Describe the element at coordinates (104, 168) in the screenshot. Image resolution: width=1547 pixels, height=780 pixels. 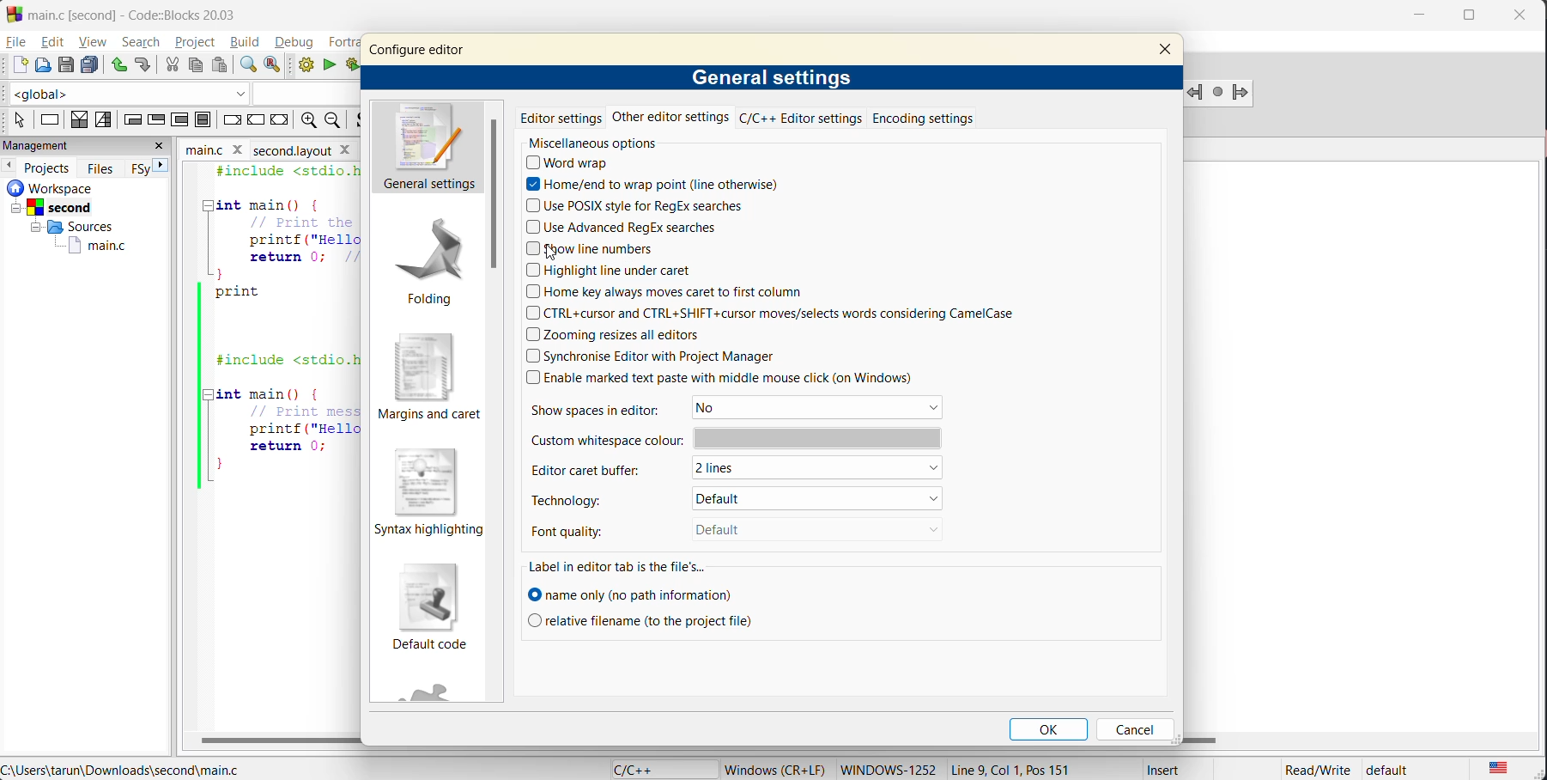
I see `files` at that location.